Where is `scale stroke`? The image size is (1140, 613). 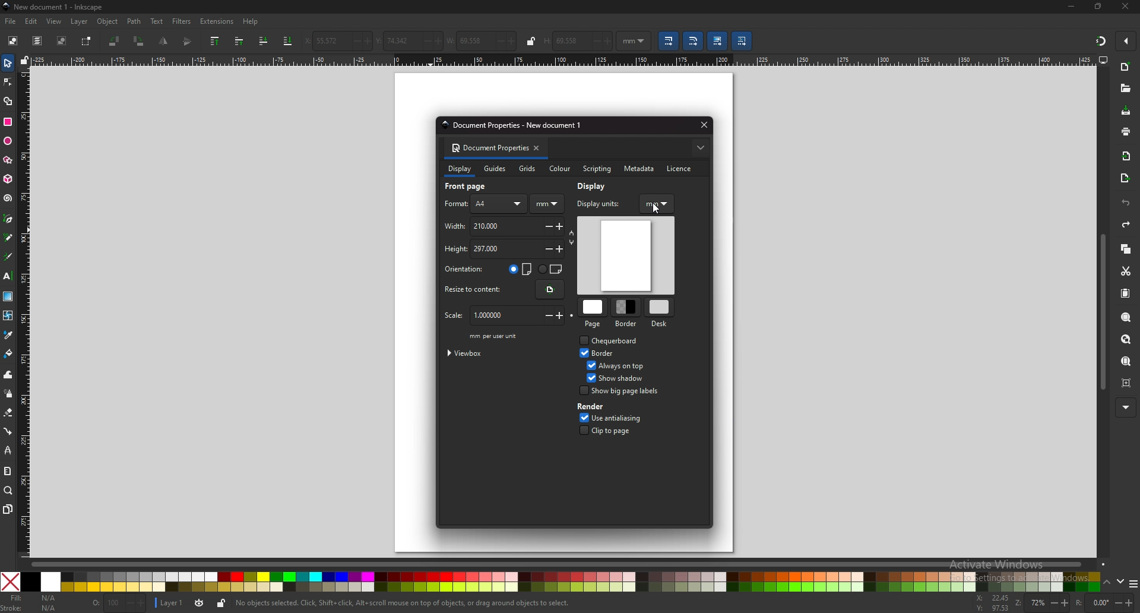 scale stroke is located at coordinates (670, 41).